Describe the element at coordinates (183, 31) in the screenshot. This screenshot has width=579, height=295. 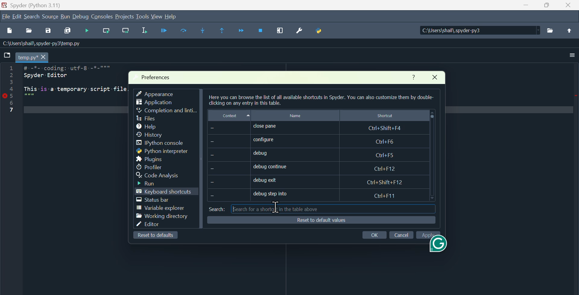
I see `Run cell` at that location.